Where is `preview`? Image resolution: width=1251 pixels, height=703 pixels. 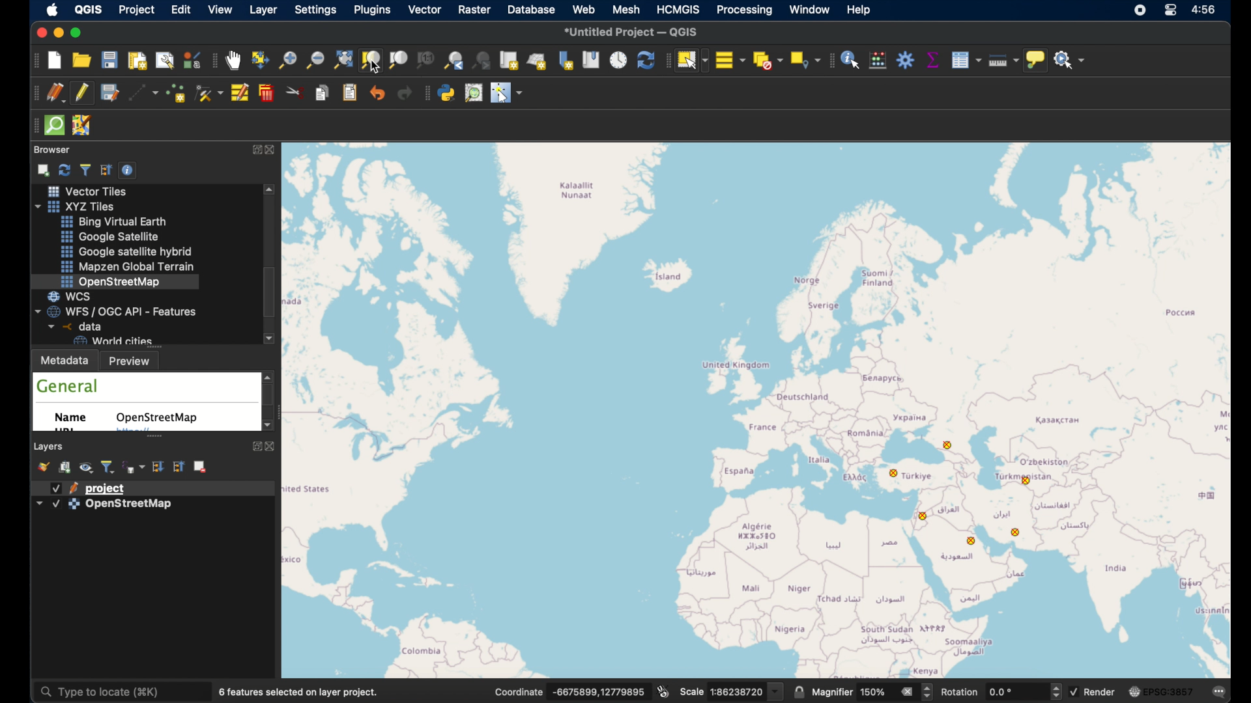 preview is located at coordinates (134, 361).